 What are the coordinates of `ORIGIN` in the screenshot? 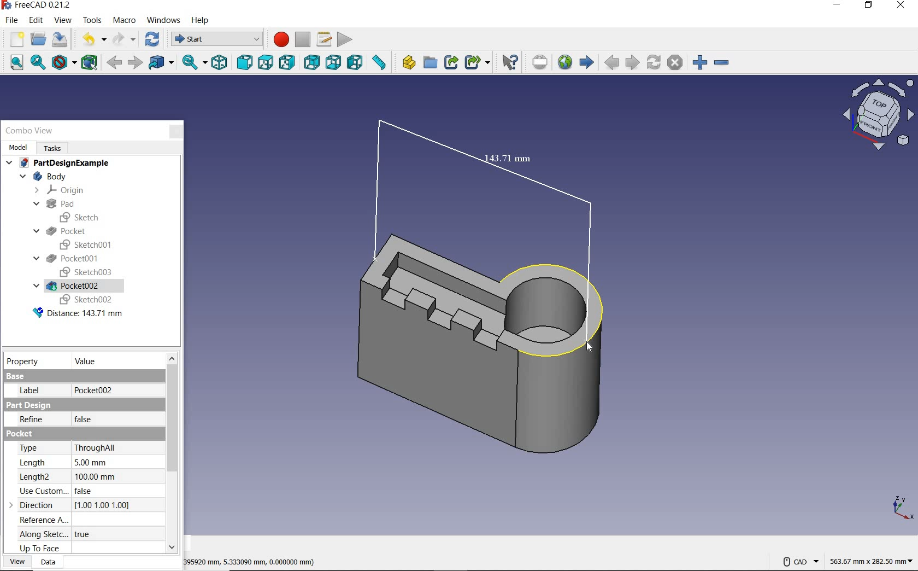 It's located at (61, 190).